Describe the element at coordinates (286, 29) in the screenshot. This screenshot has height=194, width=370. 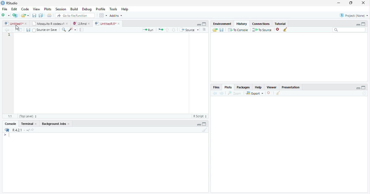
I see `Clear all history entries` at that location.